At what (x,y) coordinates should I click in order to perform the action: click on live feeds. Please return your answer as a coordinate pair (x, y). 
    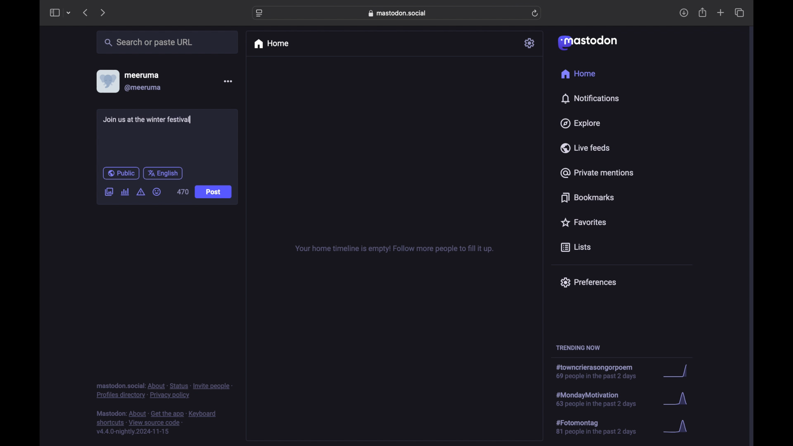
    Looking at the image, I should click on (586, 148).